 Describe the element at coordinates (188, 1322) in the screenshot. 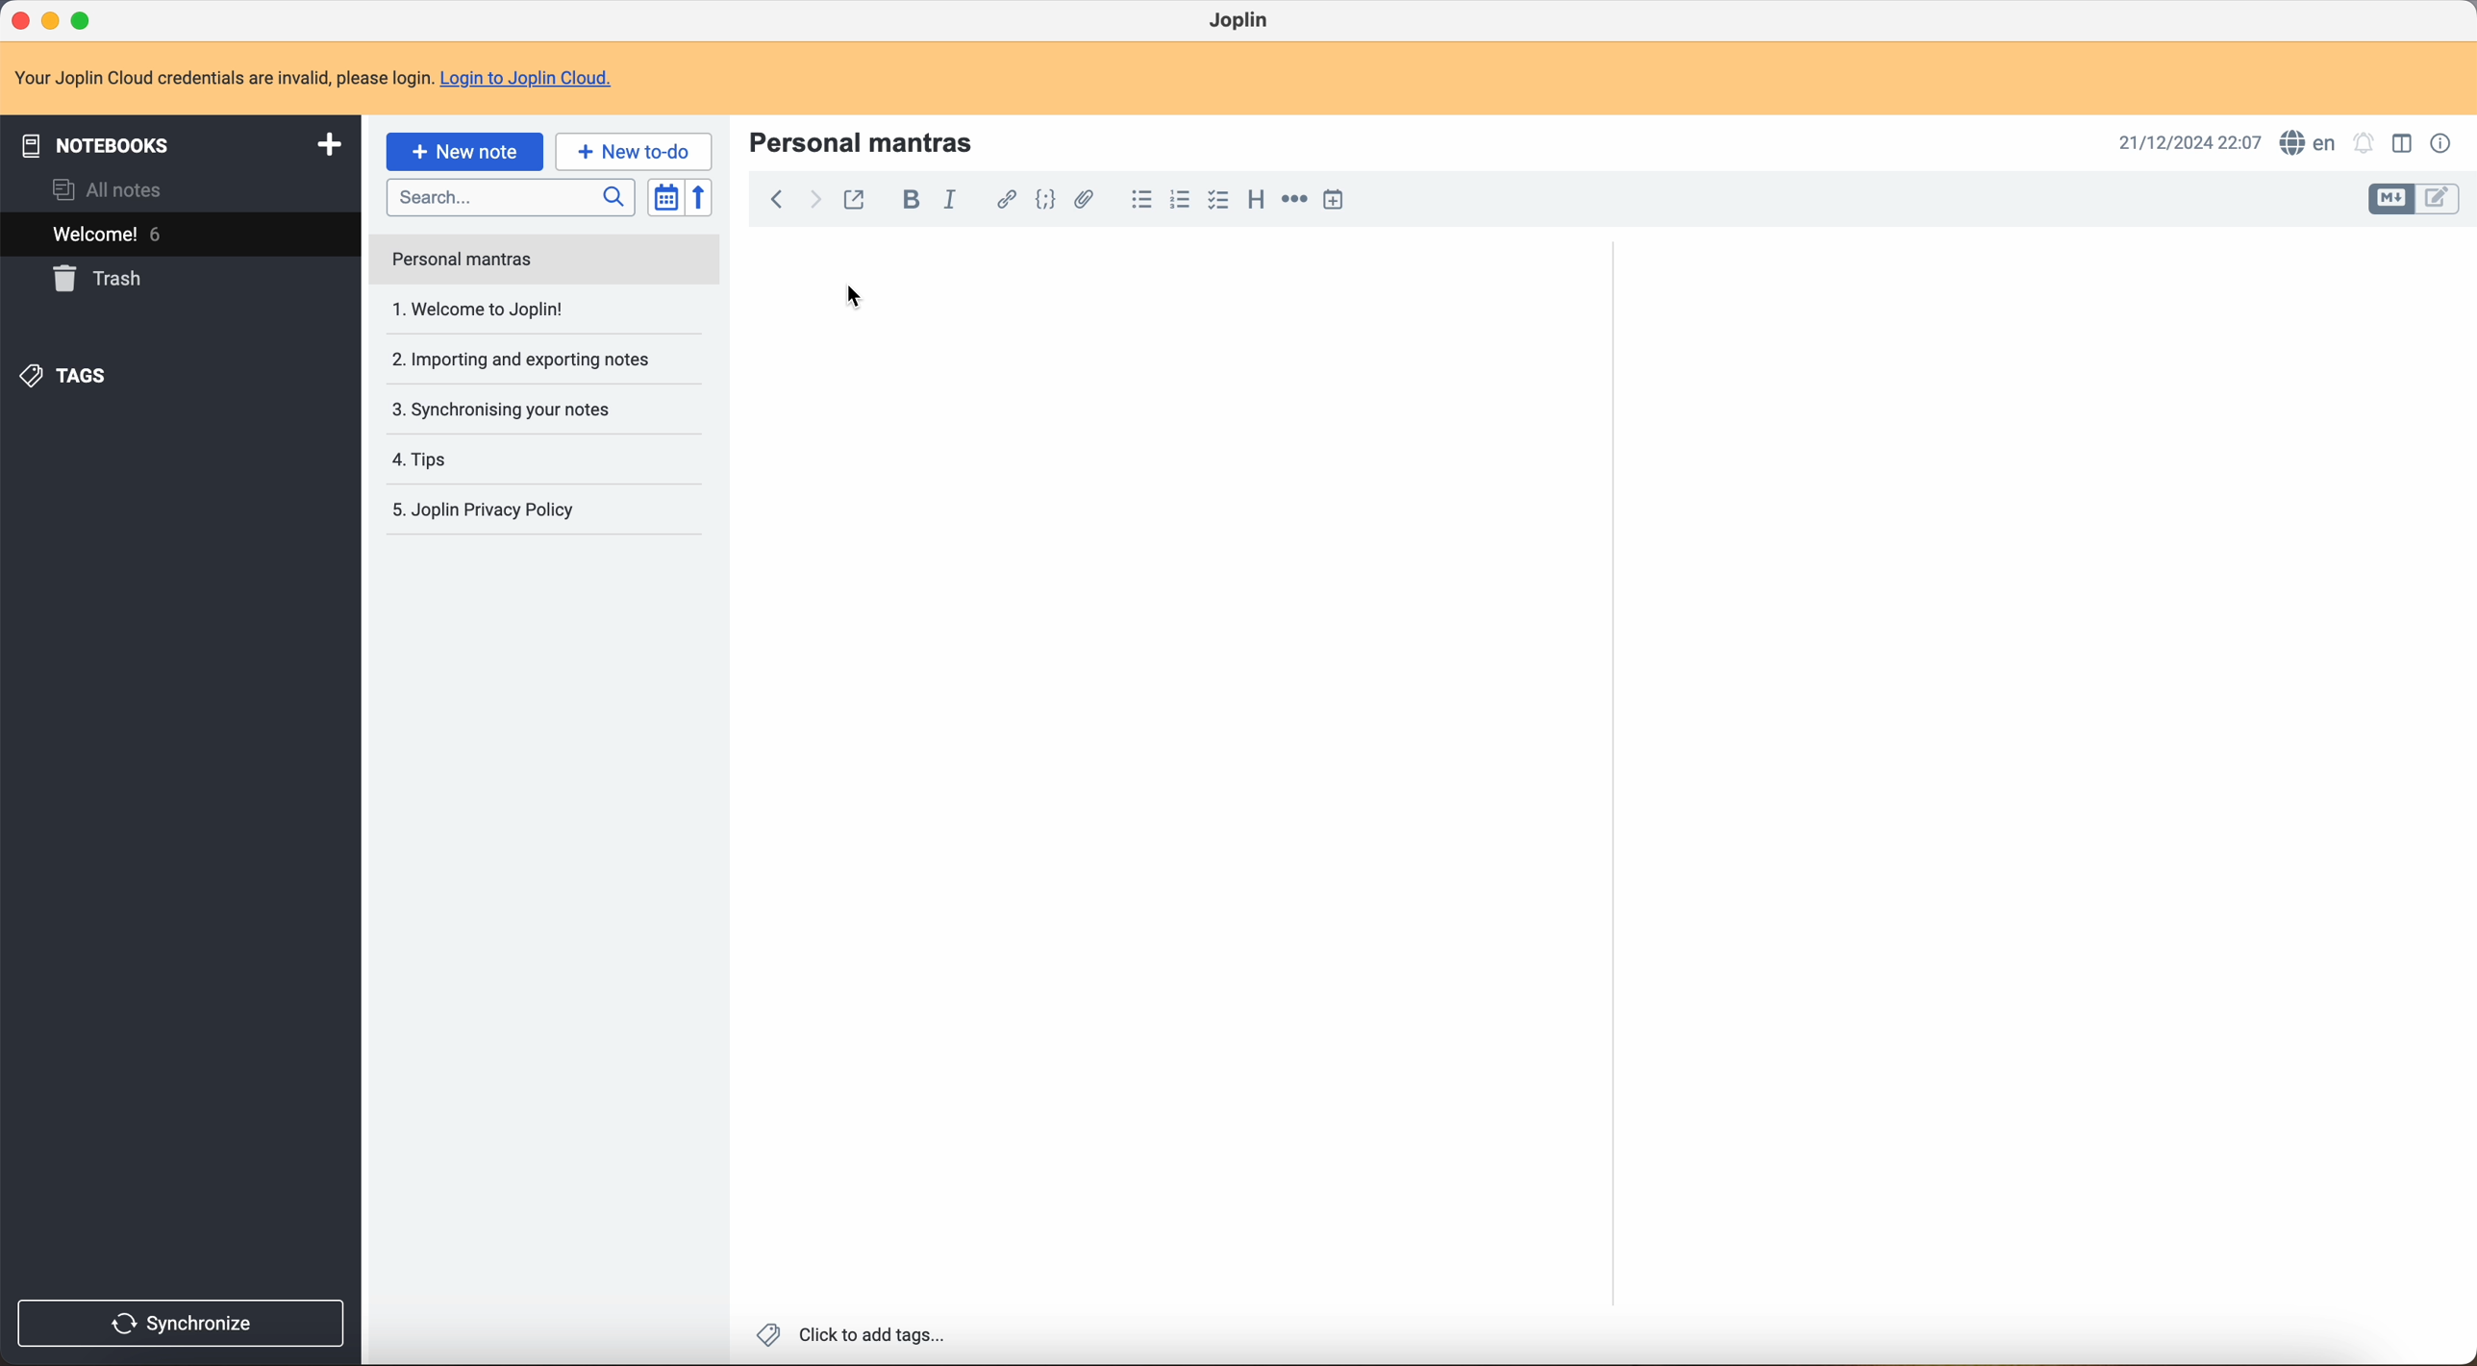

I see `synchronise` at that location.